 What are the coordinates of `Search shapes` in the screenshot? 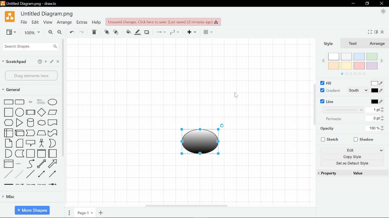 It's located at (31, 46).